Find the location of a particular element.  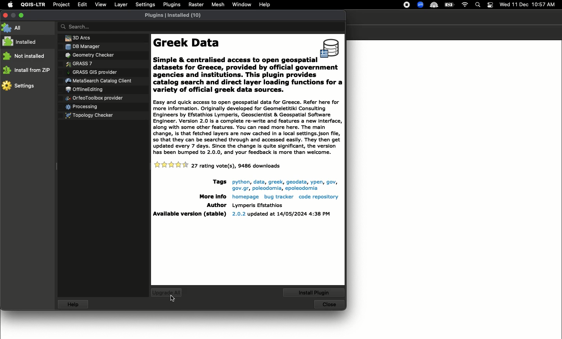

gov gr is located at coordinates (240, 188).